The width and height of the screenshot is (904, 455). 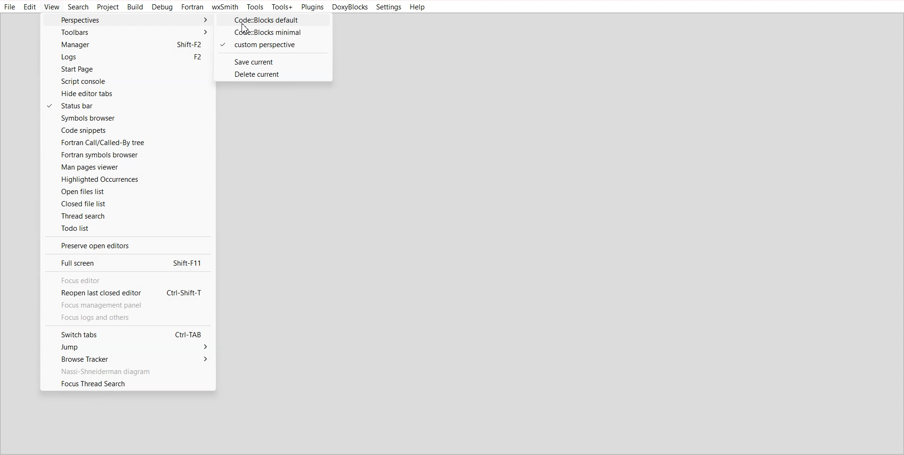 What do you see at coordinates (274, 20) in the screenshot?
I see `CODE::BLOCK default` at bounding box center [274, 20].